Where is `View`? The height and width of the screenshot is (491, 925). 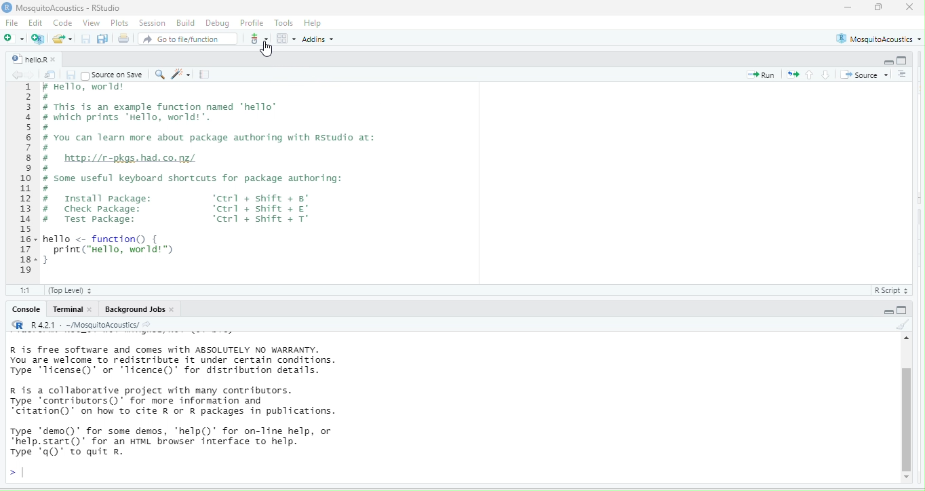 View is located at coordinates (88, 23).